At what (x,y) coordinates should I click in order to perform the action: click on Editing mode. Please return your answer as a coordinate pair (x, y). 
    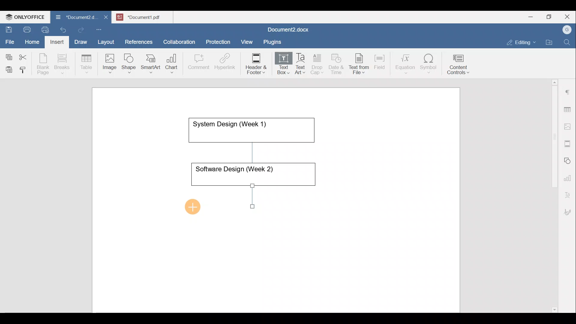
    Looking at the image, I should click on (521, 41).